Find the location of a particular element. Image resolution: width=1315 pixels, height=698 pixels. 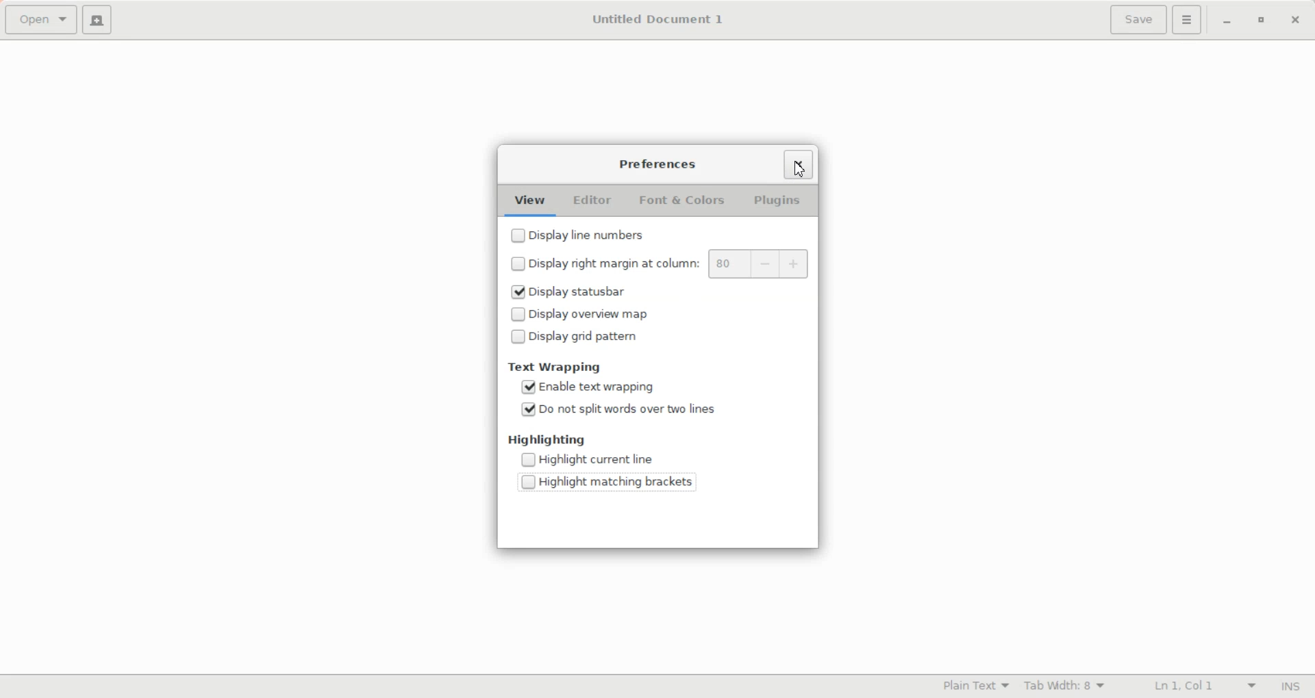

Plugins is located at coordinates (775, 201).